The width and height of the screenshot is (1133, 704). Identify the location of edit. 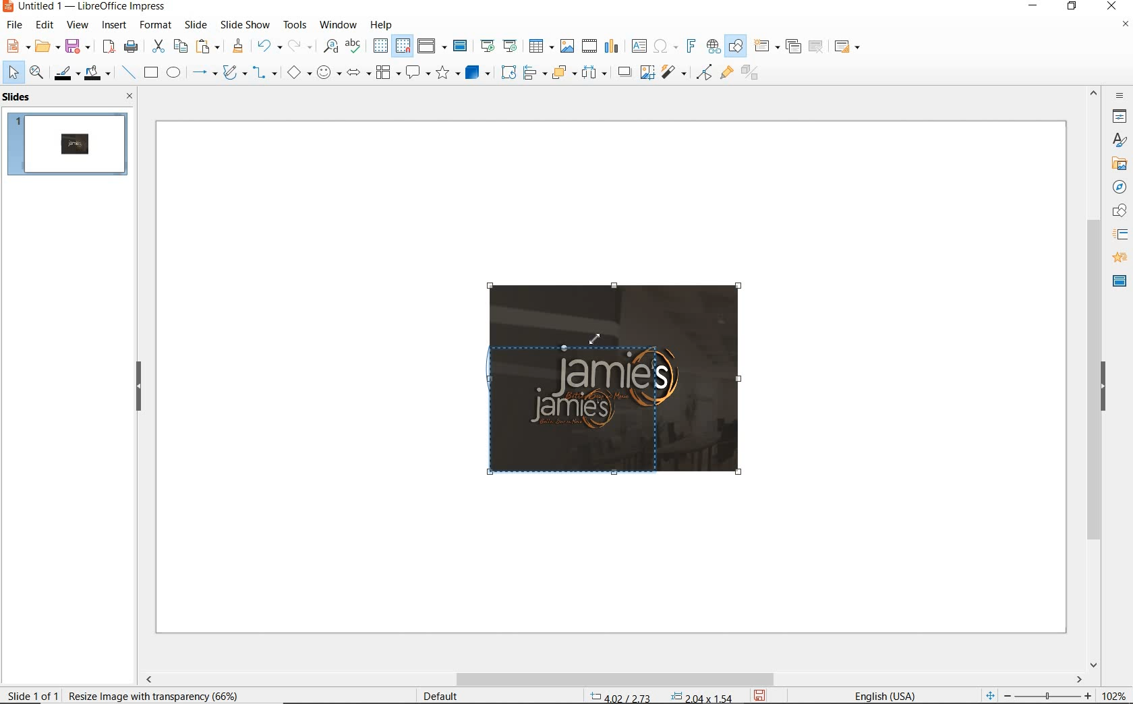
(45, 25).